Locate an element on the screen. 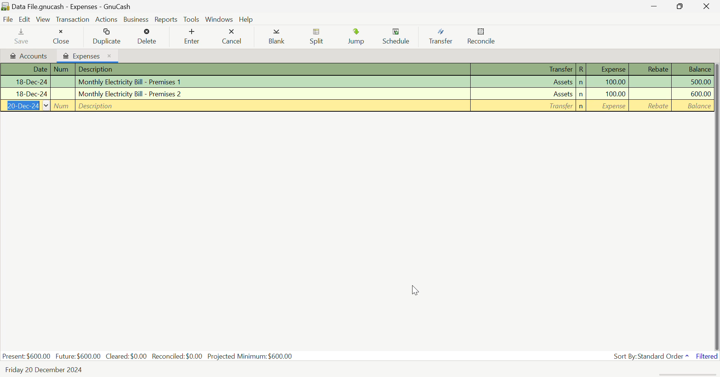 The image size is (720, 377). Expense is located at coordinates (608, 69).